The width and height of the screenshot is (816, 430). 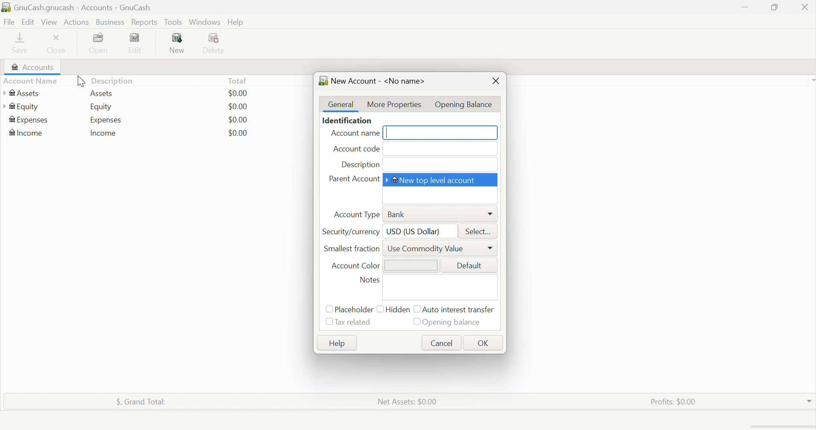 I want to click on Account Type, so click(x=357, y=215).